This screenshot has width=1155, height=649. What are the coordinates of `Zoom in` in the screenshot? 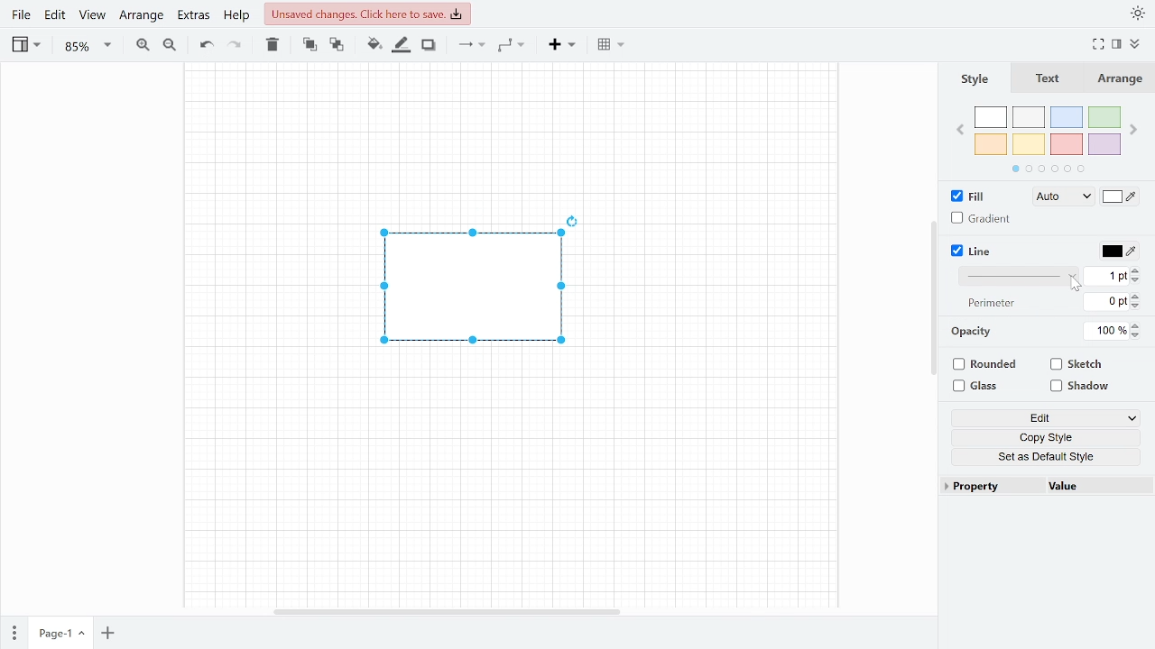 It's located at (143, 45).